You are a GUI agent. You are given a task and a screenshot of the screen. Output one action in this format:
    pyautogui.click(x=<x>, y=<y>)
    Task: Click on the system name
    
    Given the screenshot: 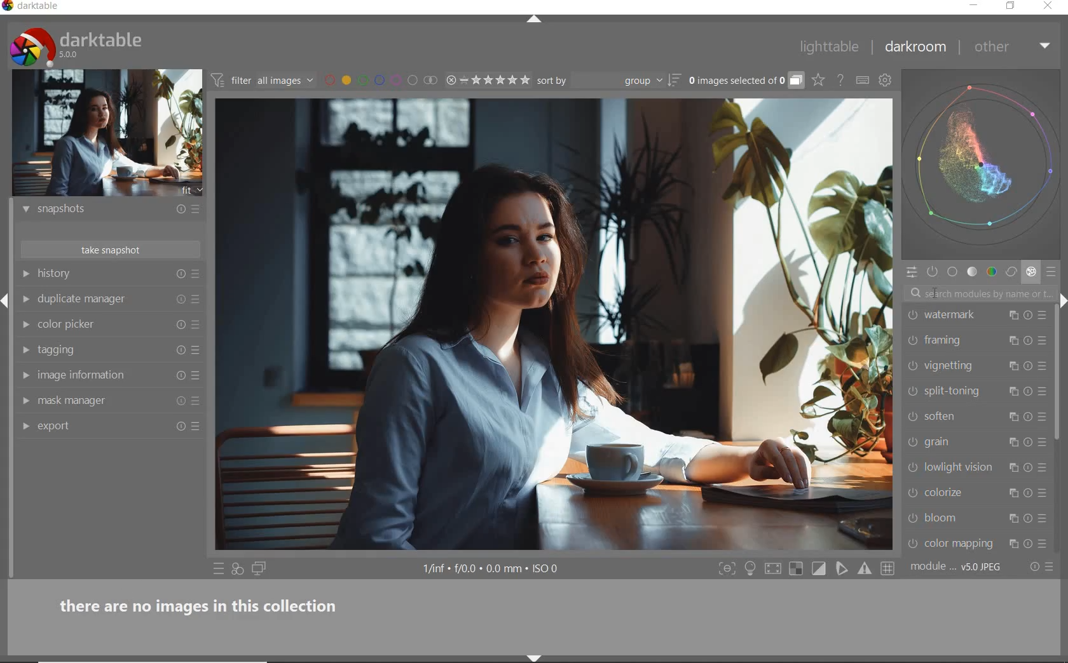 What is the action you would take?
    pyautogui.click(x=32, y=7)
    